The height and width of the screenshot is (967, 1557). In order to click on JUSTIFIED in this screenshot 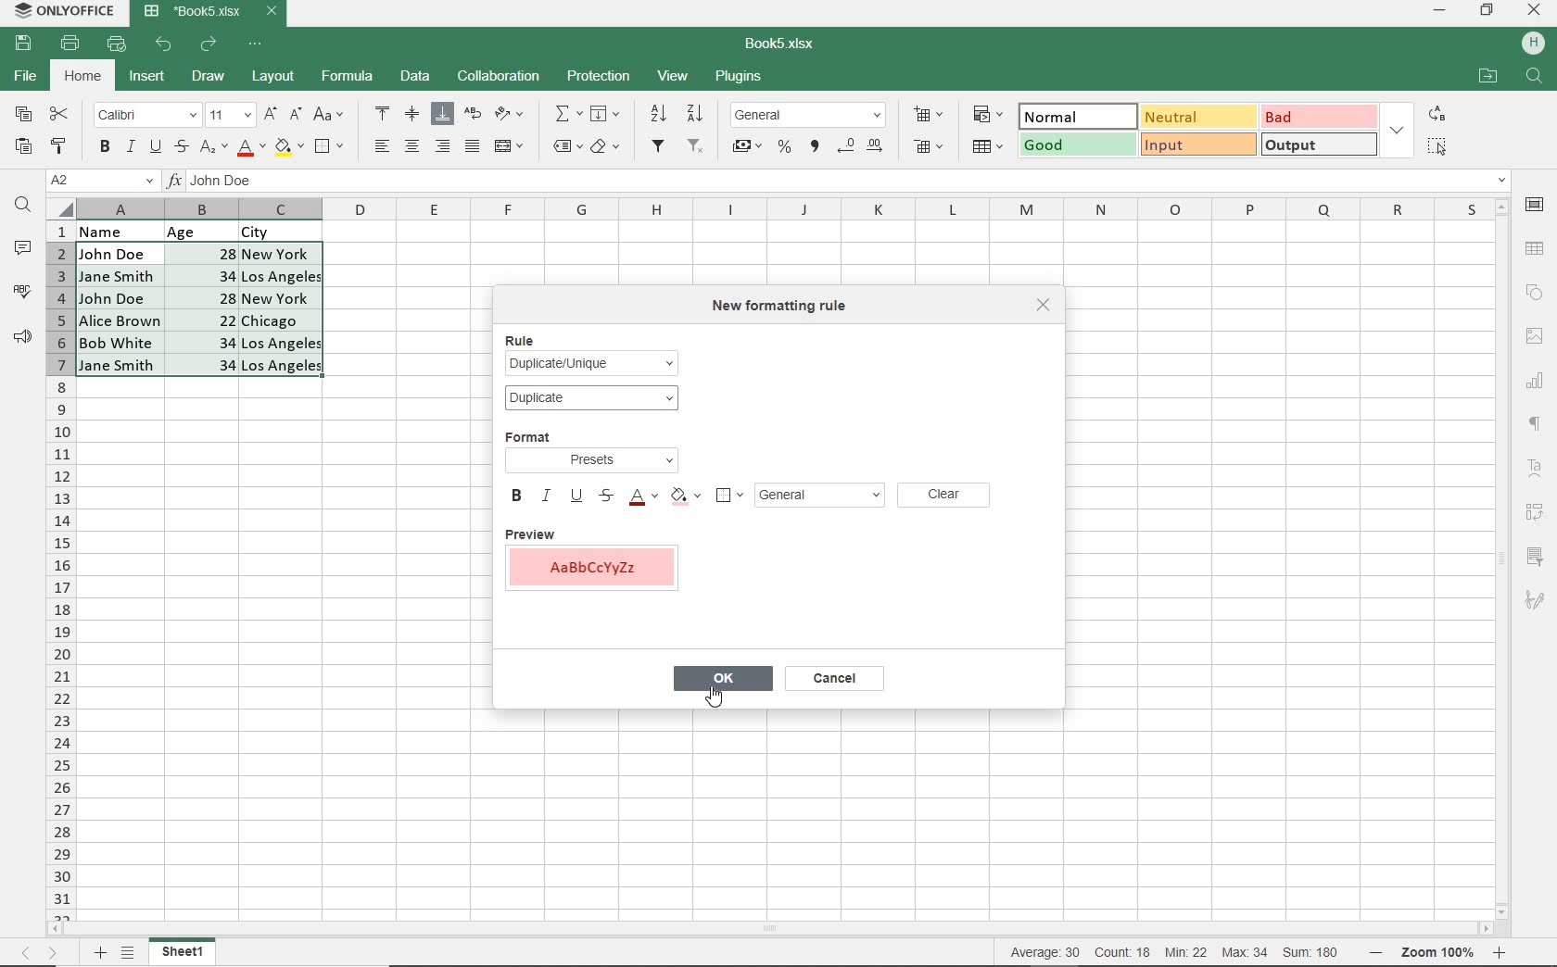, I will do `click(472, 145)`.